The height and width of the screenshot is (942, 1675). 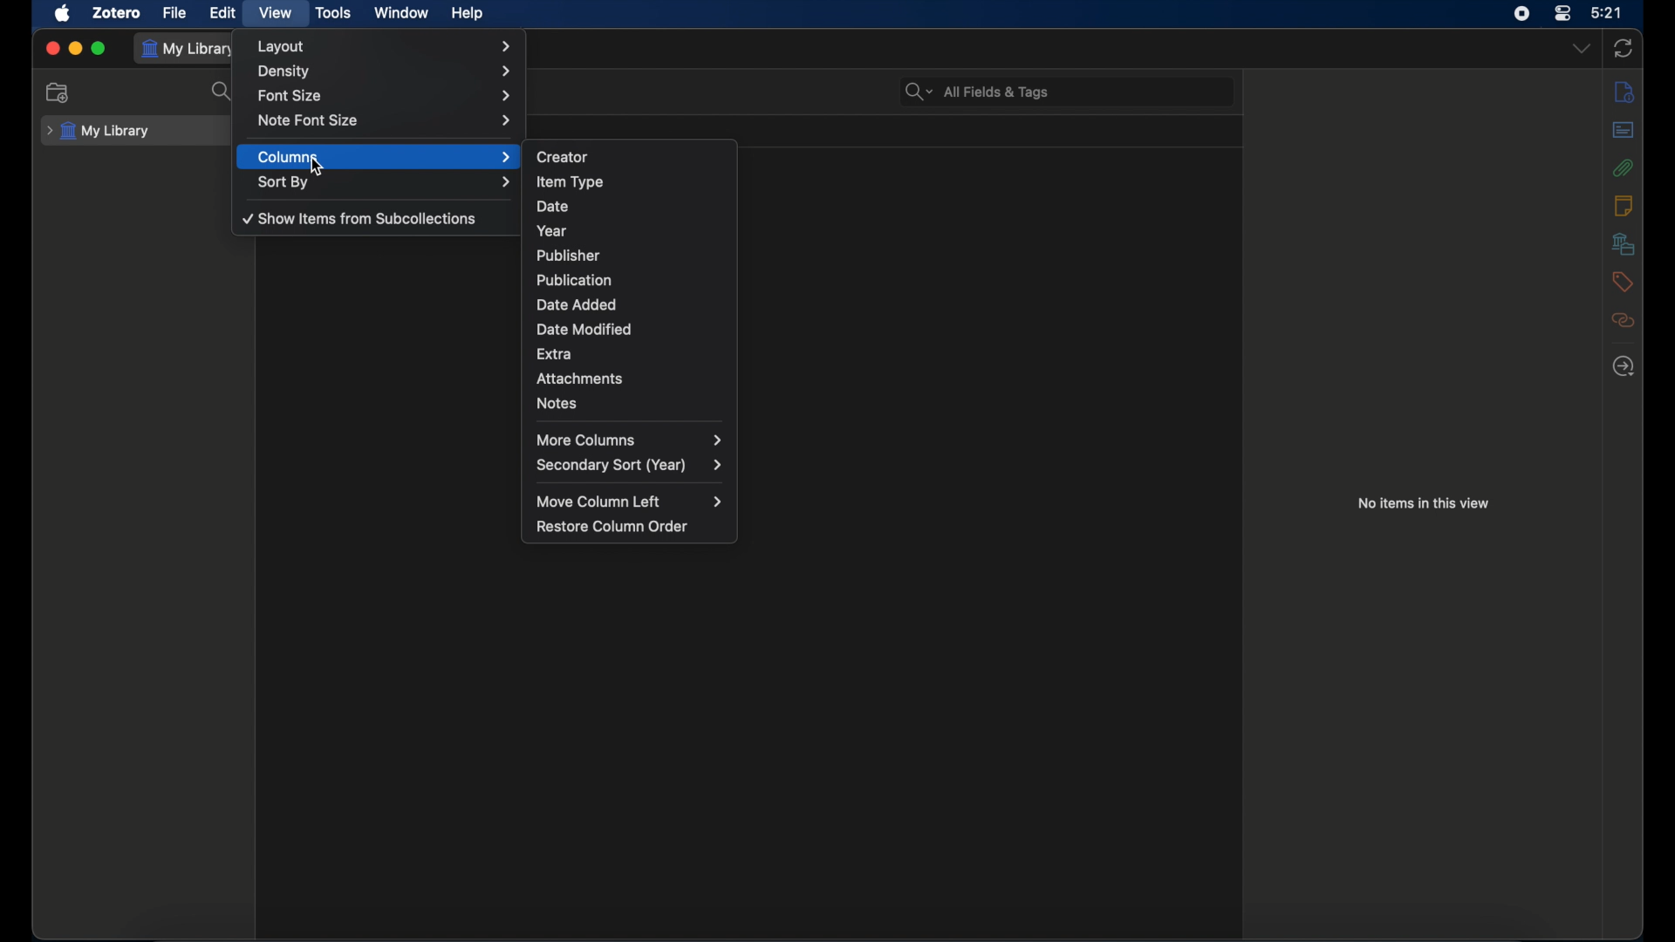 What do you see at coordinates (1624, 91) in the screenshot?
I see `info` at bounding box center [1624, 91].